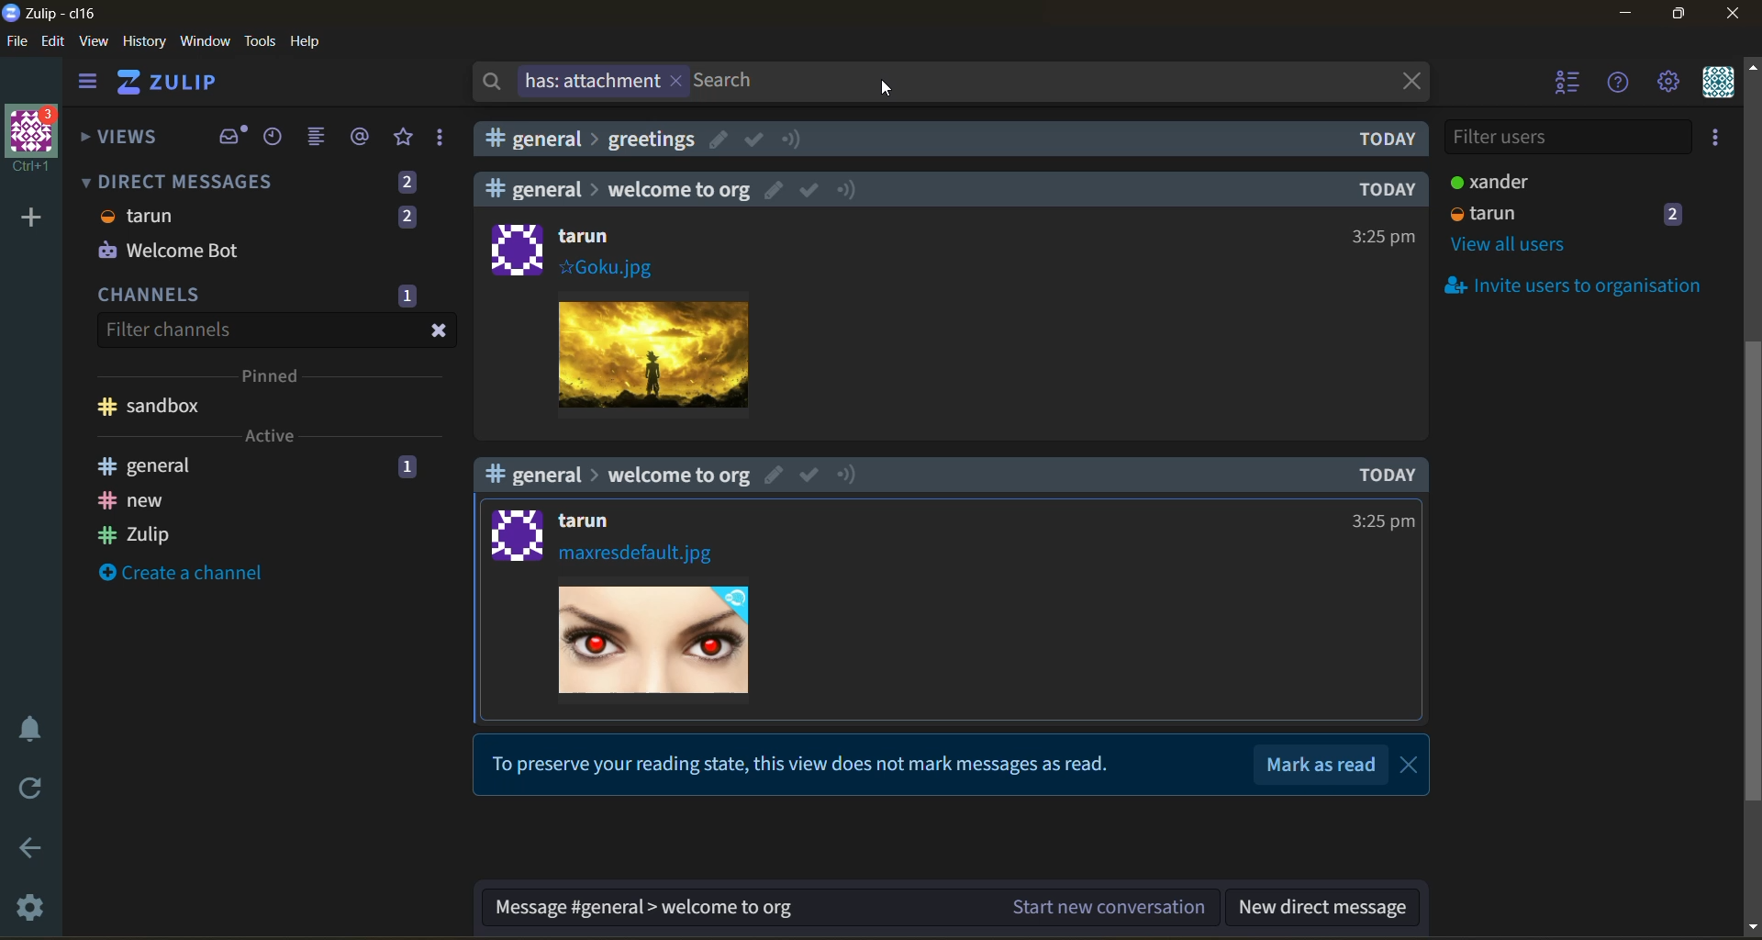  I want to click on inbox, so click(230, 135).